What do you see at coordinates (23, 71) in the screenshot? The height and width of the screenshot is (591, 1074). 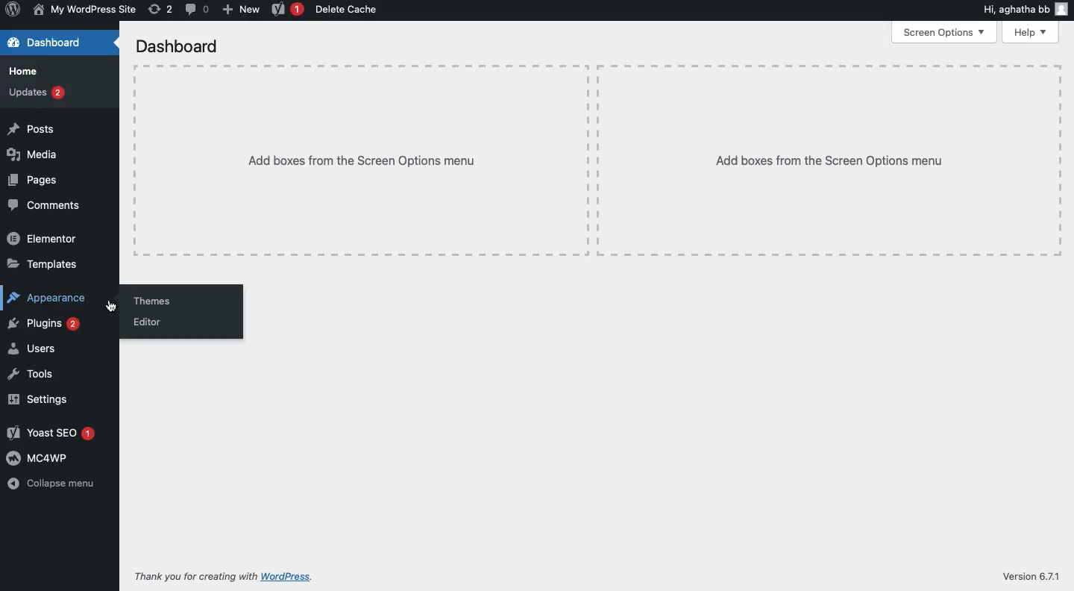 I see `Home` at bounding box center [23, 71].